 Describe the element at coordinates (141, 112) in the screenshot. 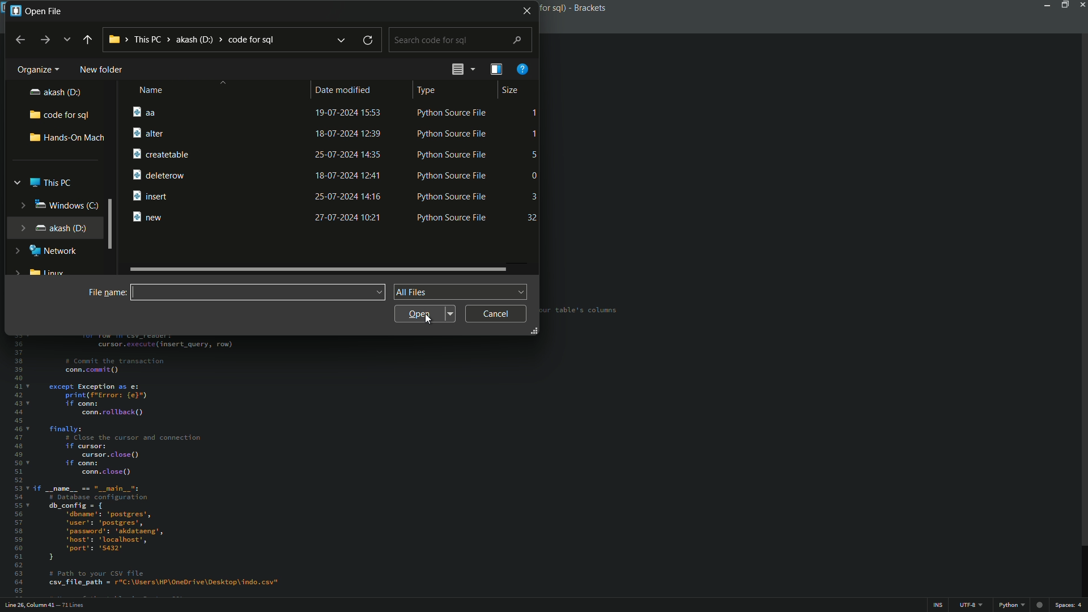

I see `aa` at that location.